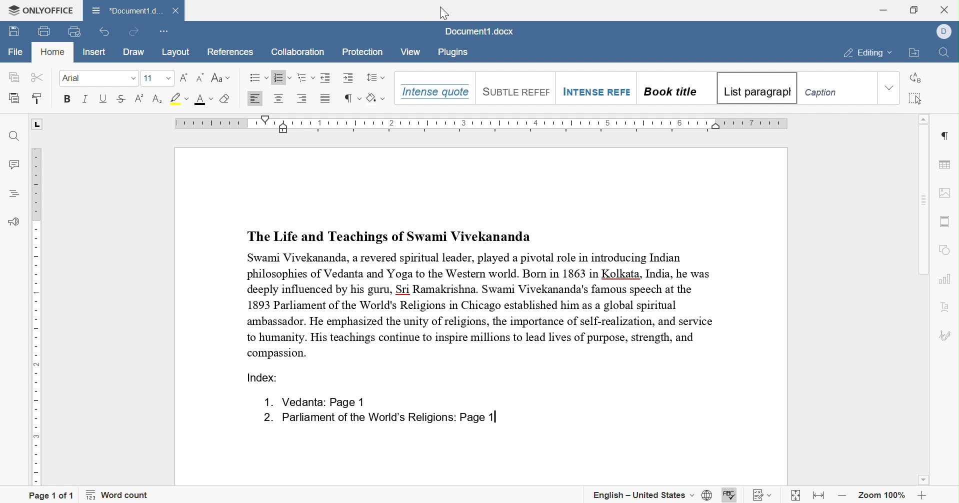 This screenshot has width=959, height=503. Describe the element at coordinates (945, 252) in the screenshot. I see `shape settings` at that location.